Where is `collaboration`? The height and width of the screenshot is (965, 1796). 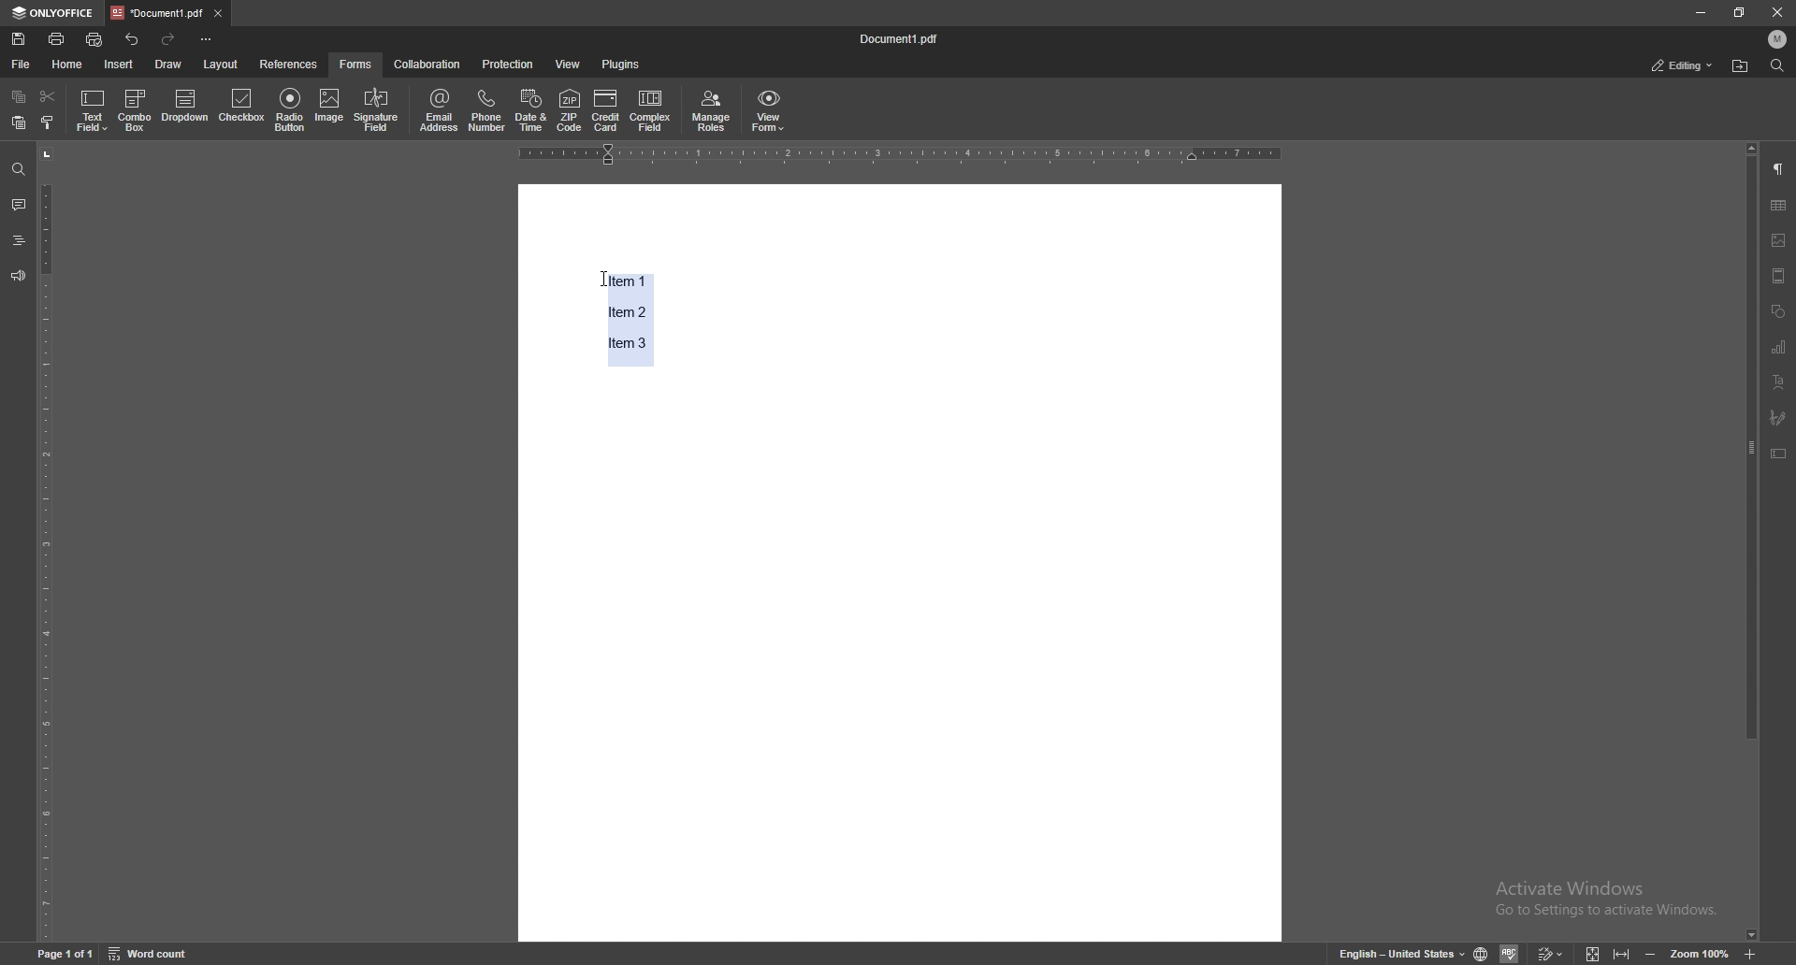
collaboration is located at coordinates (426, 64).